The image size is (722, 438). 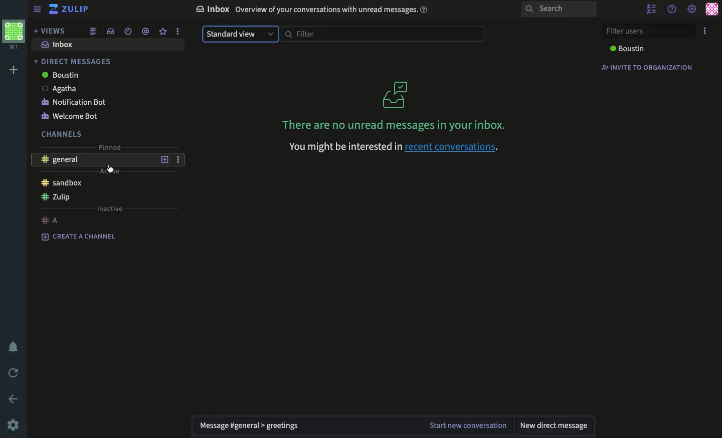 I want to click on add new topic, so click(x=165, y=159).